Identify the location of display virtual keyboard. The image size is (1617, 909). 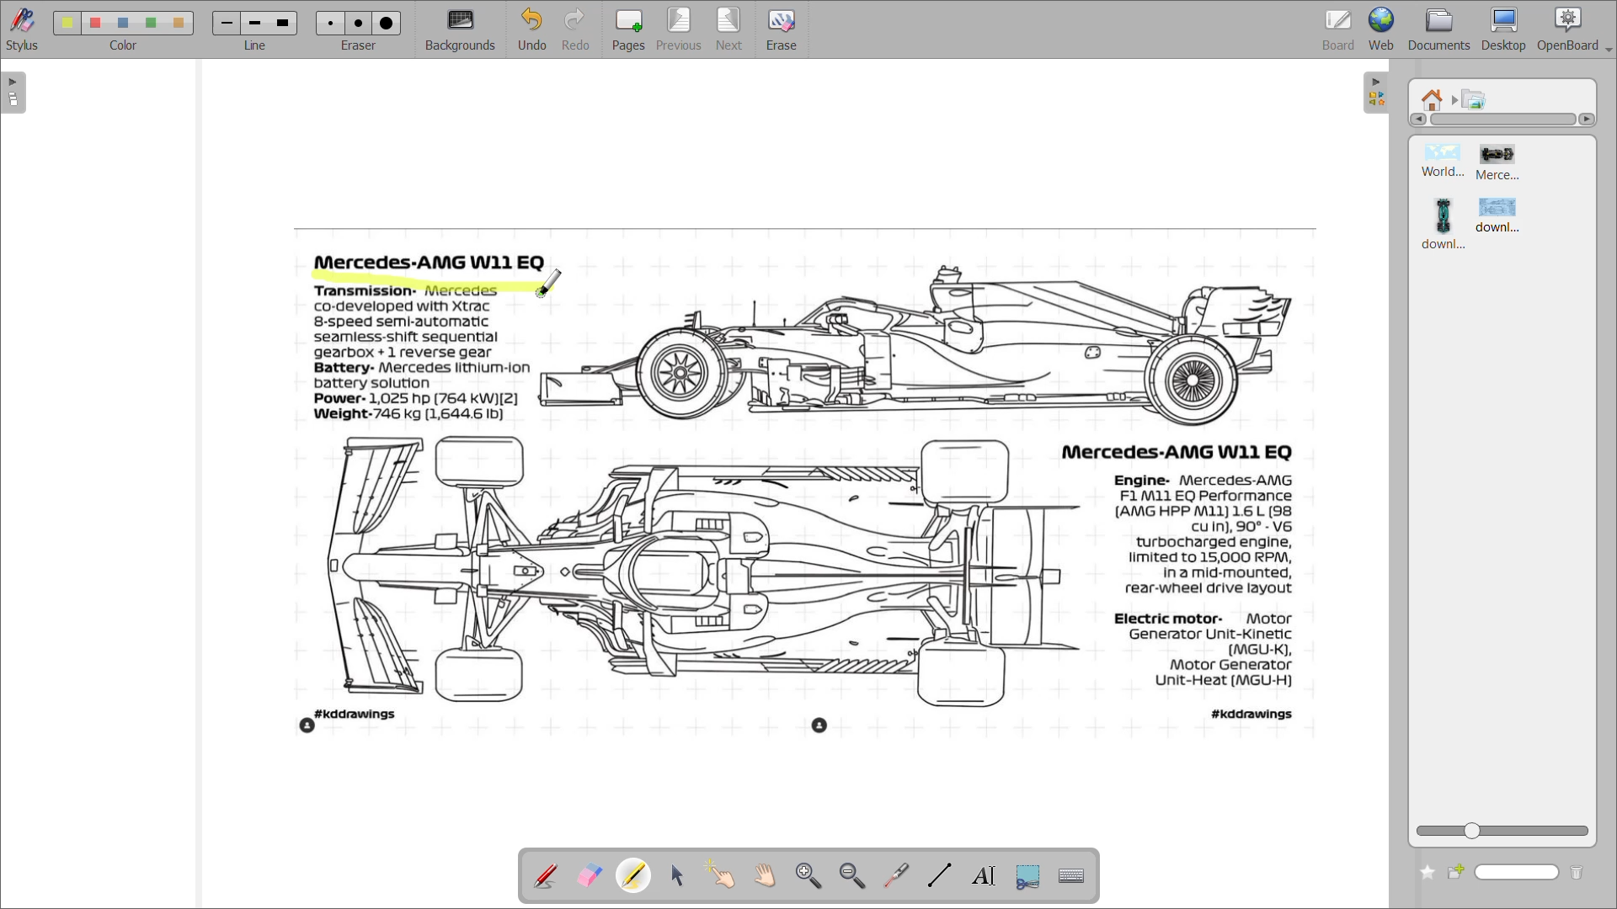
(1074, 877).